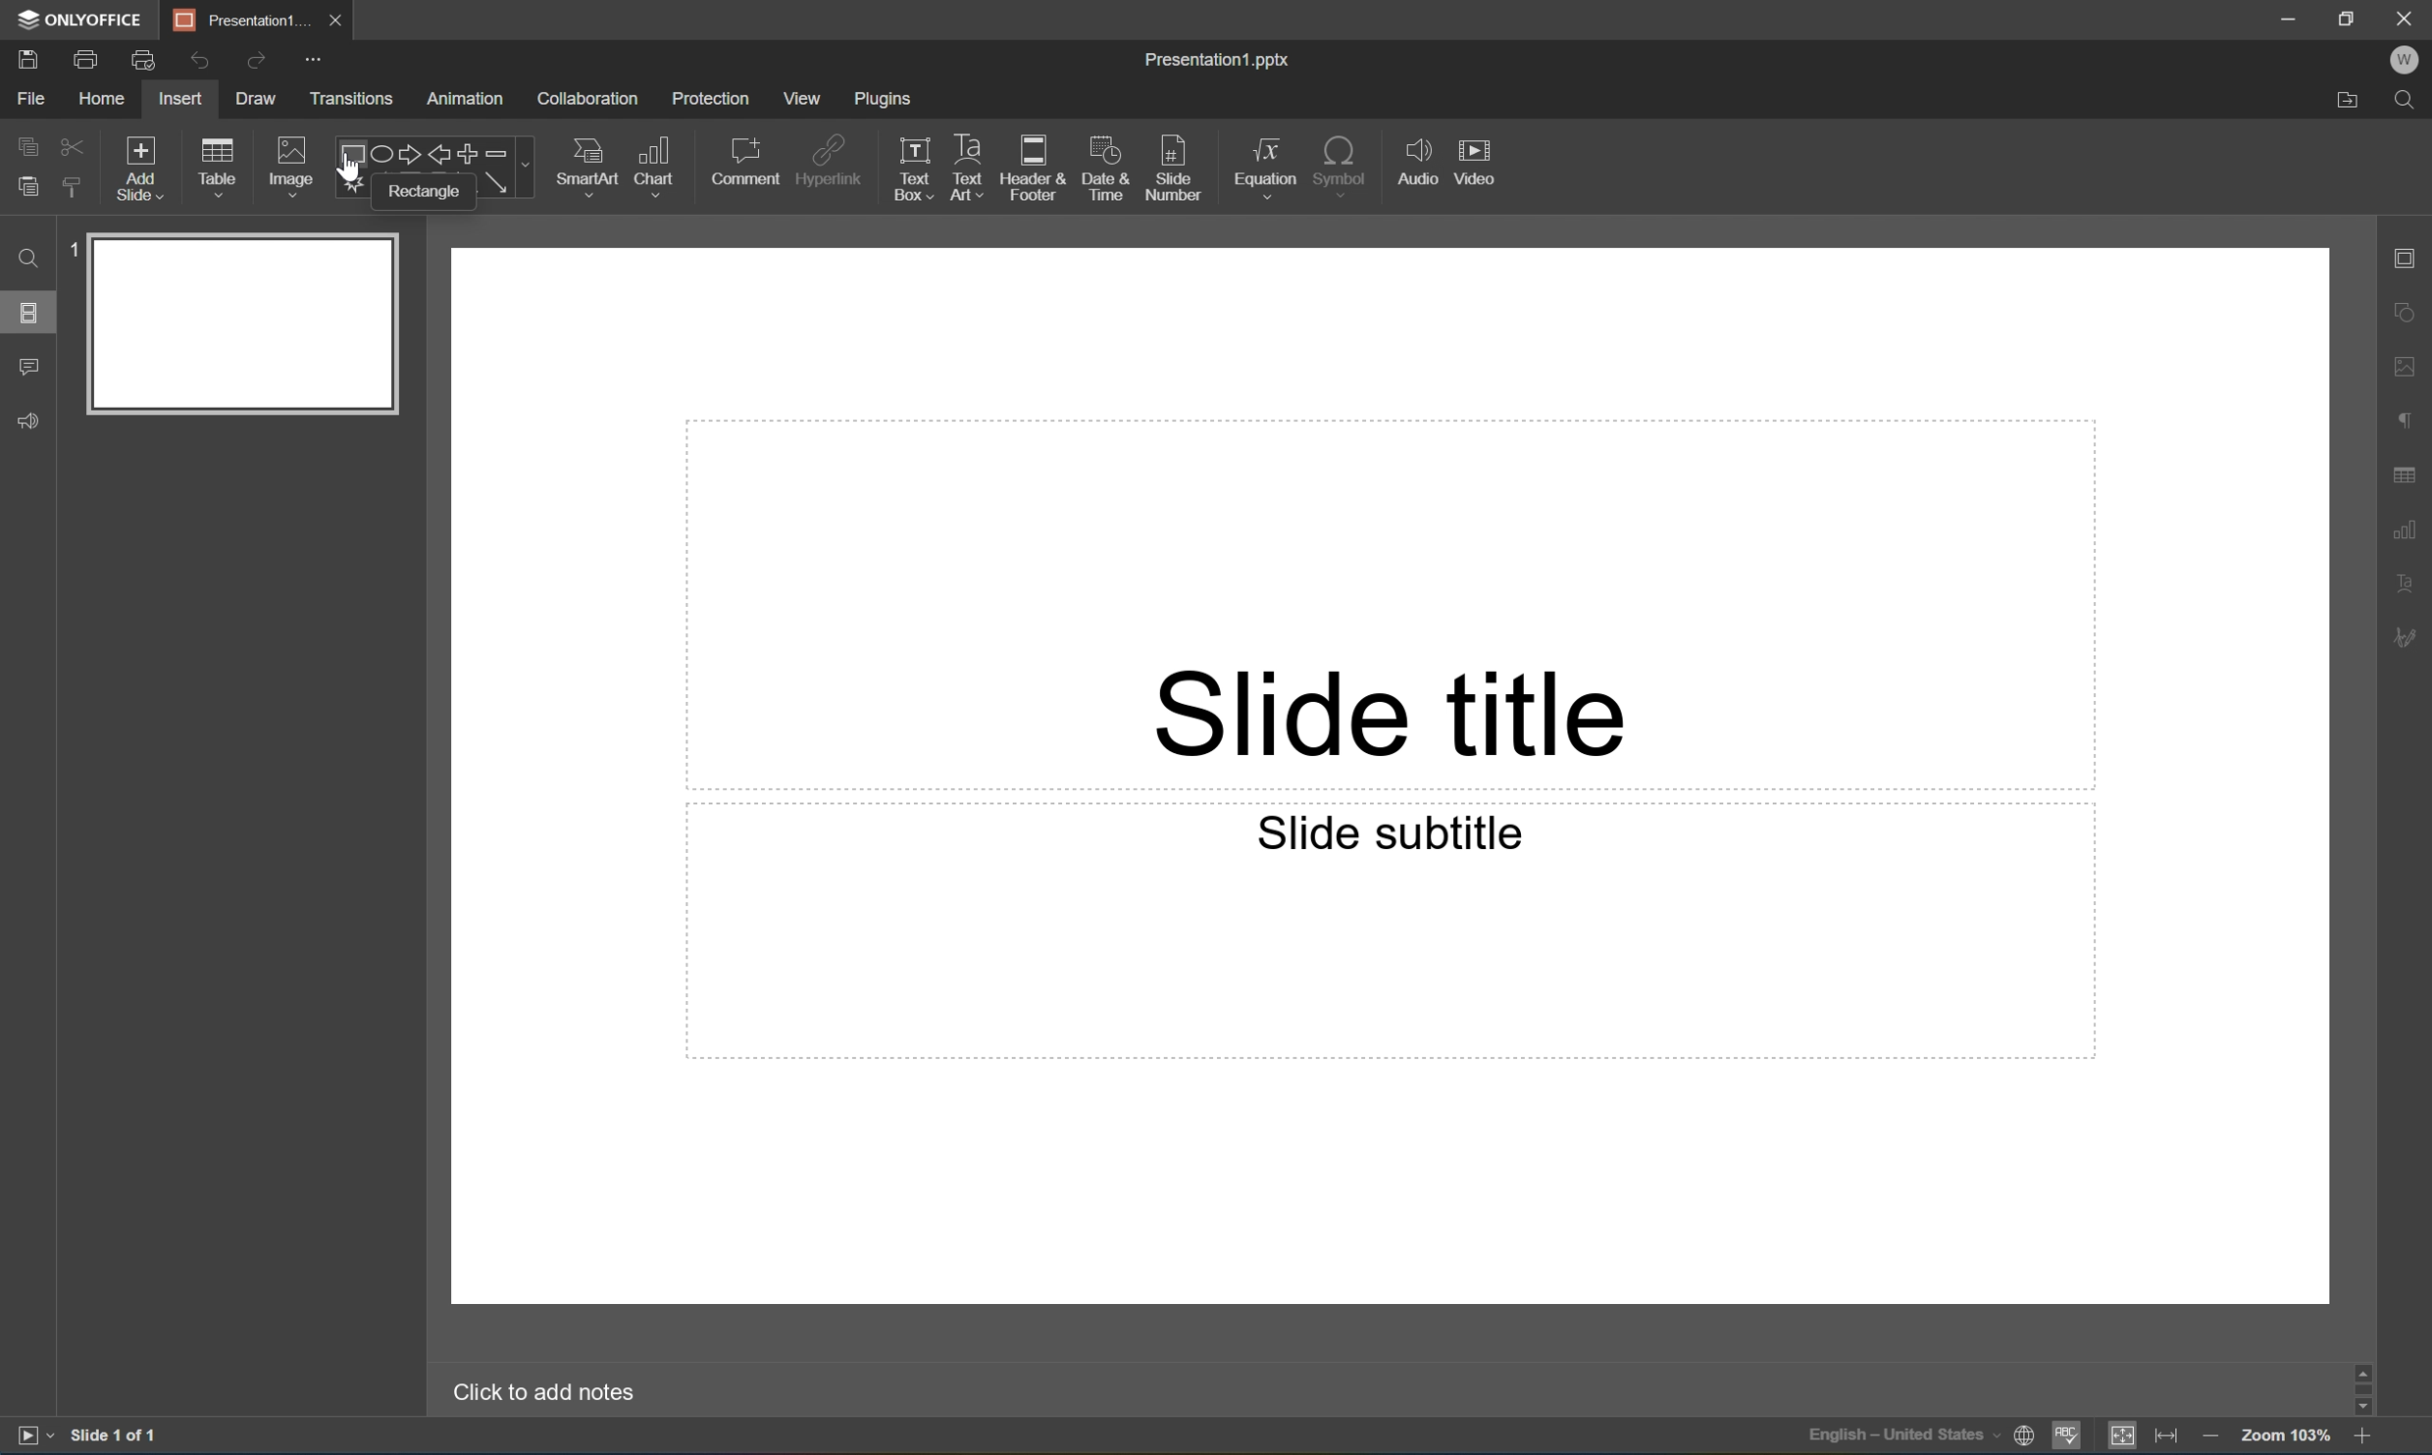  I want to click on SmartArt, so click(585, 163).